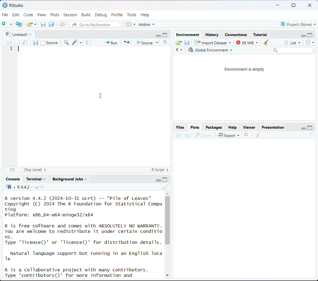 The height and width of the screenshot is (281, 318). What do you see at coordinates (237, 35) in the screenshot?
I see `Connections` at bounding box center [237, 35].